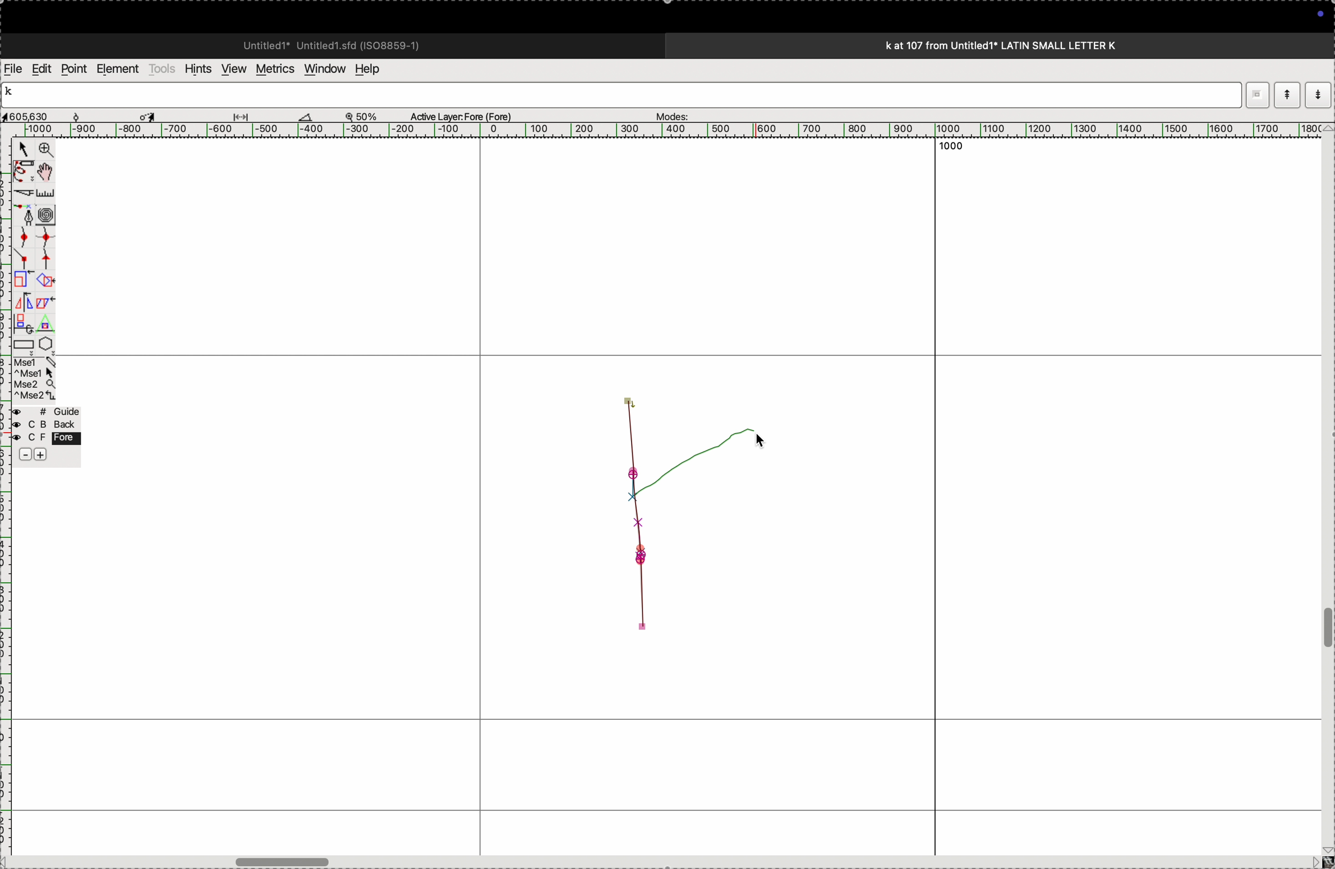 The width and height of the screenshot is (1335, 869). Describe the element at coordinates (27, 215) in the screenshot. I see `fountain pen` at that location.